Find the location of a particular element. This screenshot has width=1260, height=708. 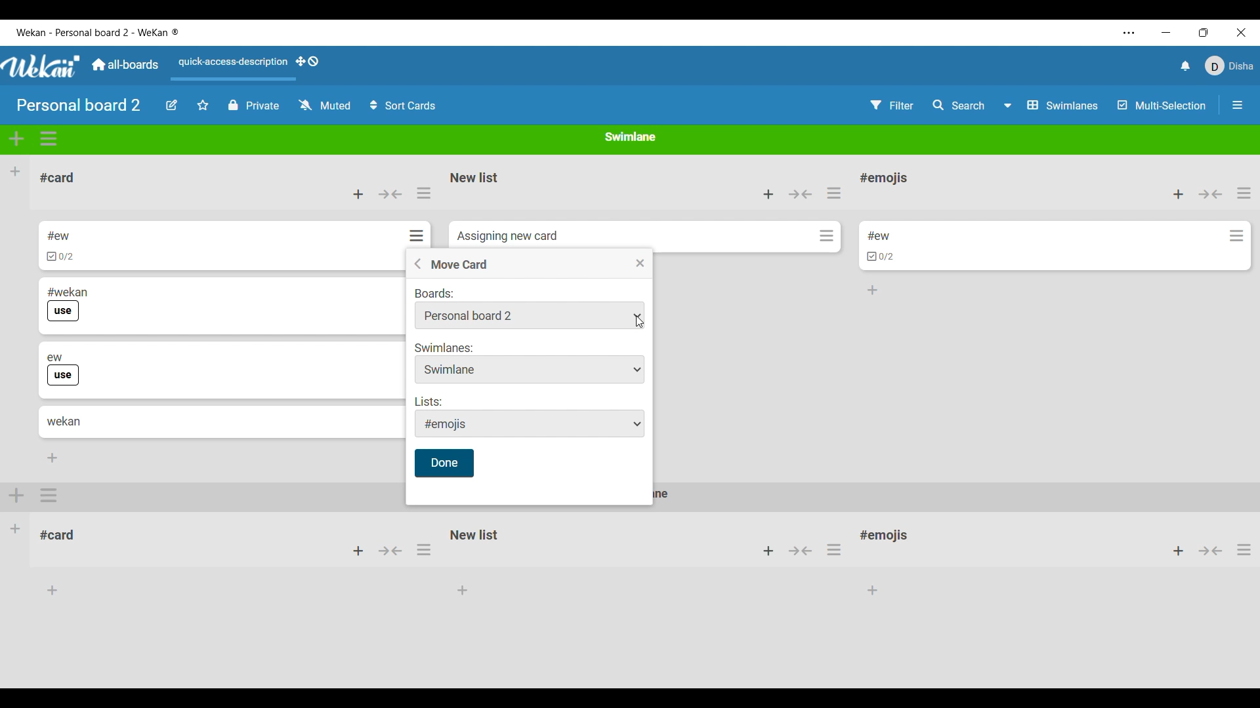

Other Swimlane in the board is located at coordinates (16, 528).